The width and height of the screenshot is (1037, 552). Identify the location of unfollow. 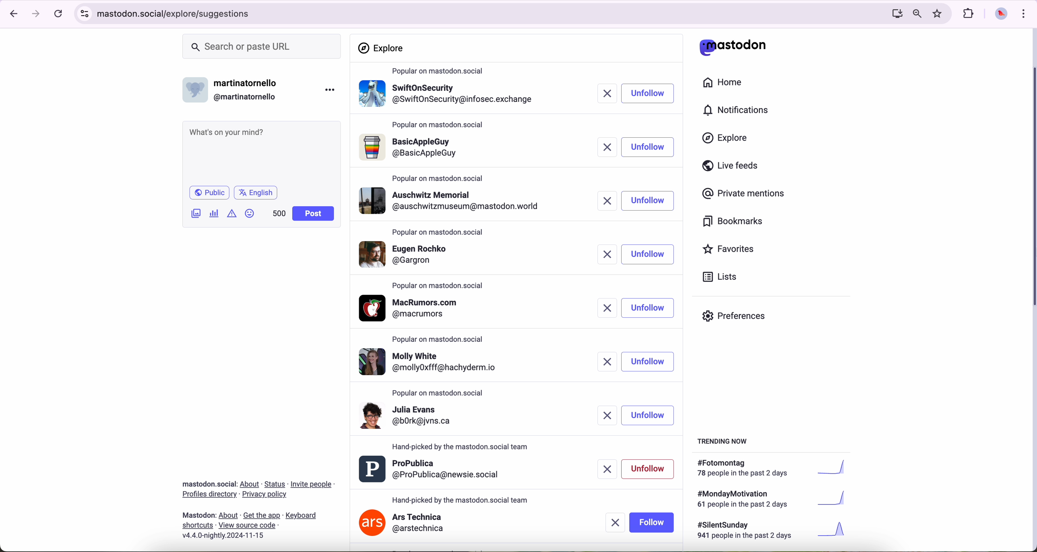
(649, 468).